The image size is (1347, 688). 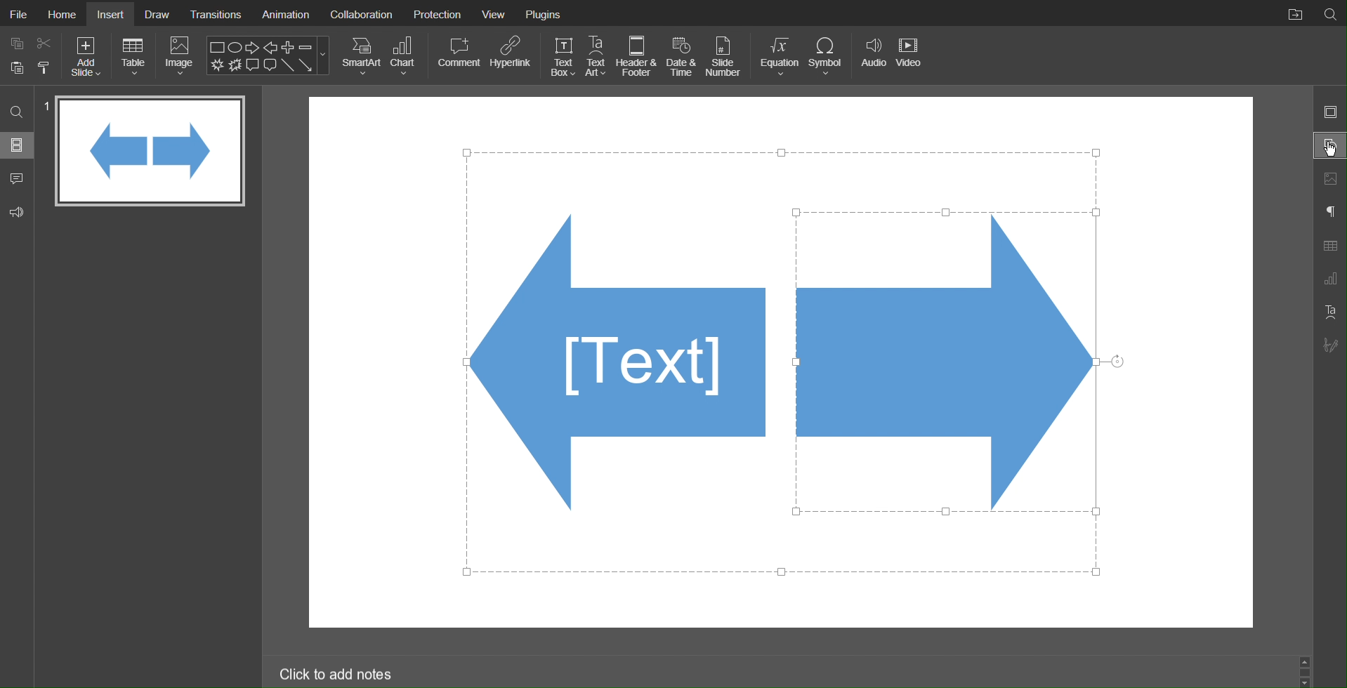 What do you see at coordinates (726, 55) in the screenshot?
I see `Slide Number` at bounding box center [726, 55].